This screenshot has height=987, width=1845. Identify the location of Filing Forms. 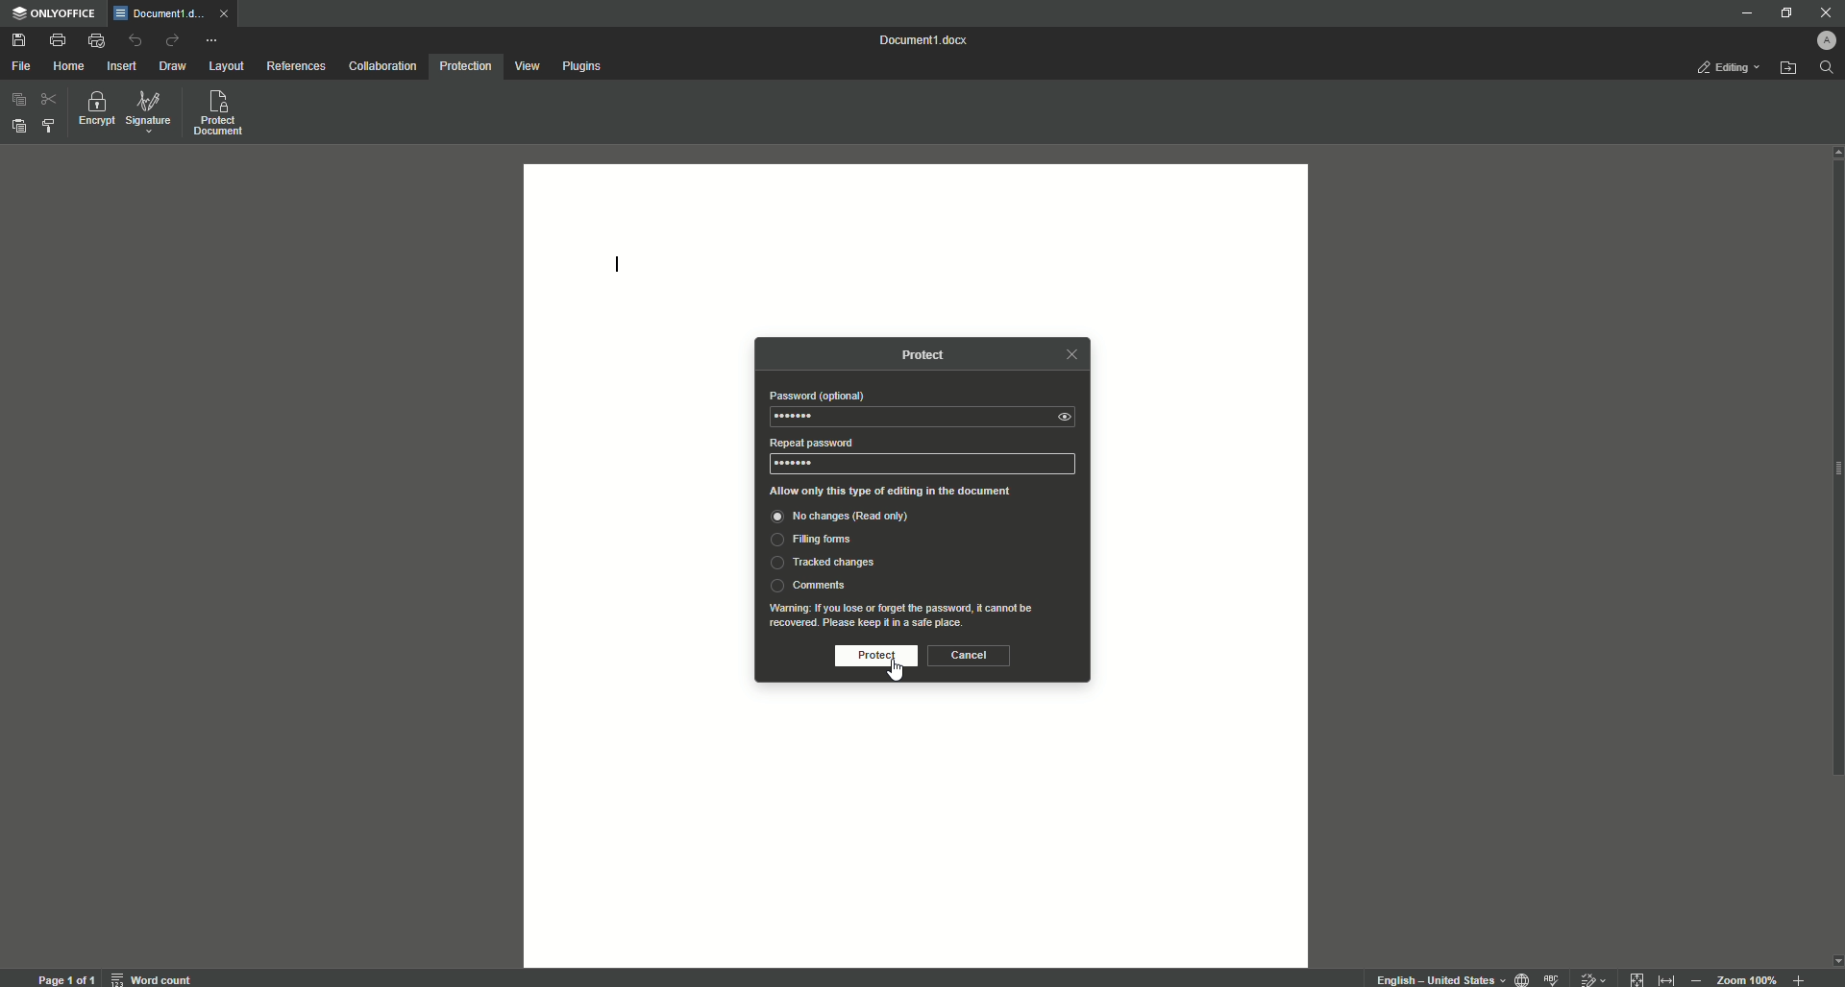
(816, 542).